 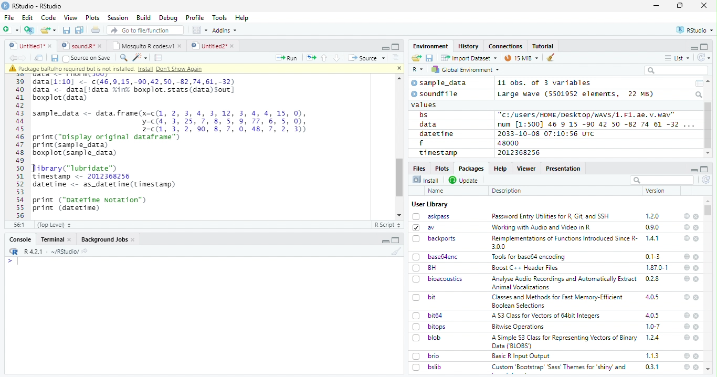 I want to click on typing cursor, so click(x=13, y=261).